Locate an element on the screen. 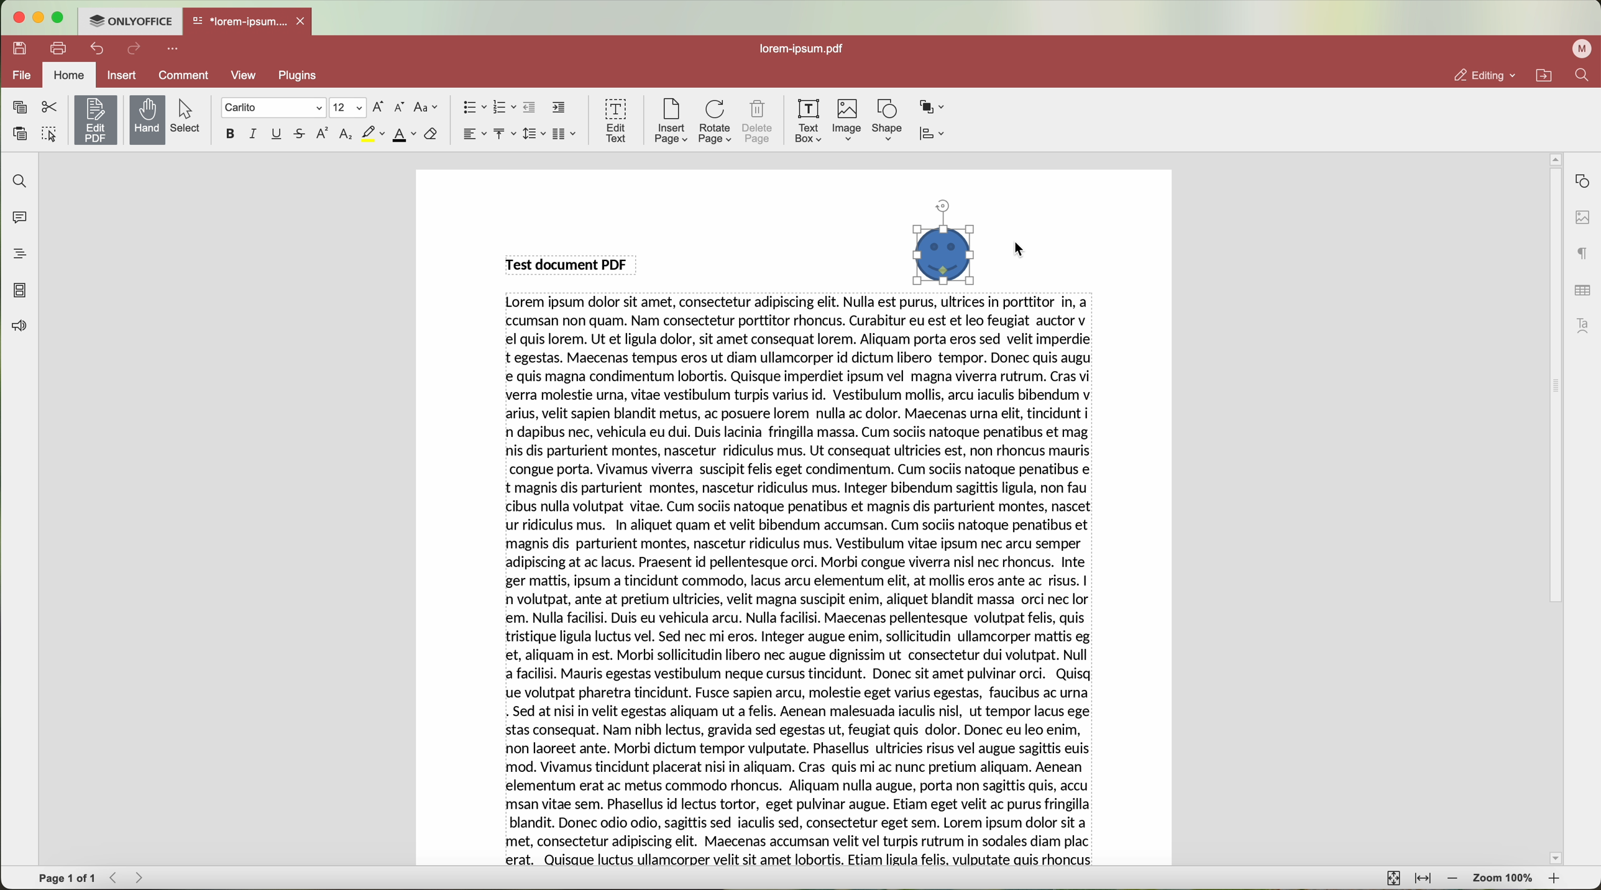 The width and height of the screenshot is (1601, 890). zoom in is located at coordinates (1554, 879).